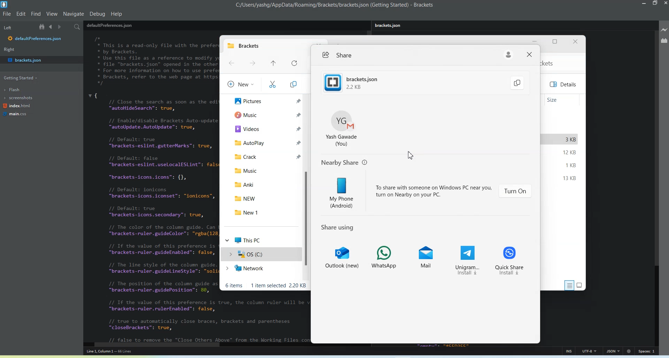 The width and height of the screenshot is (669, 358). I want to click on Anki, so click(266, 184).